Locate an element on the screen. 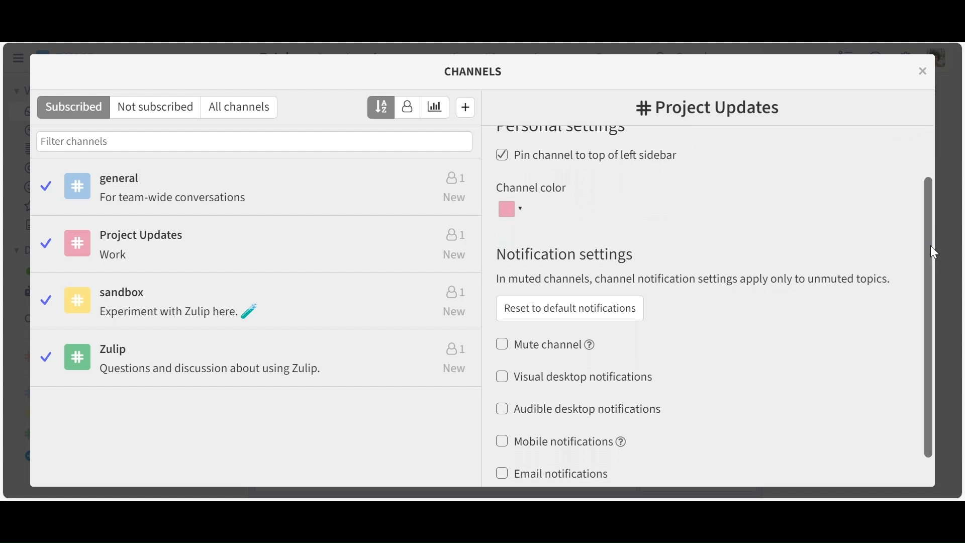 The width and height of the screenshot is (965, 543). (un)select Email notifications is located at coordinates (552, 474).